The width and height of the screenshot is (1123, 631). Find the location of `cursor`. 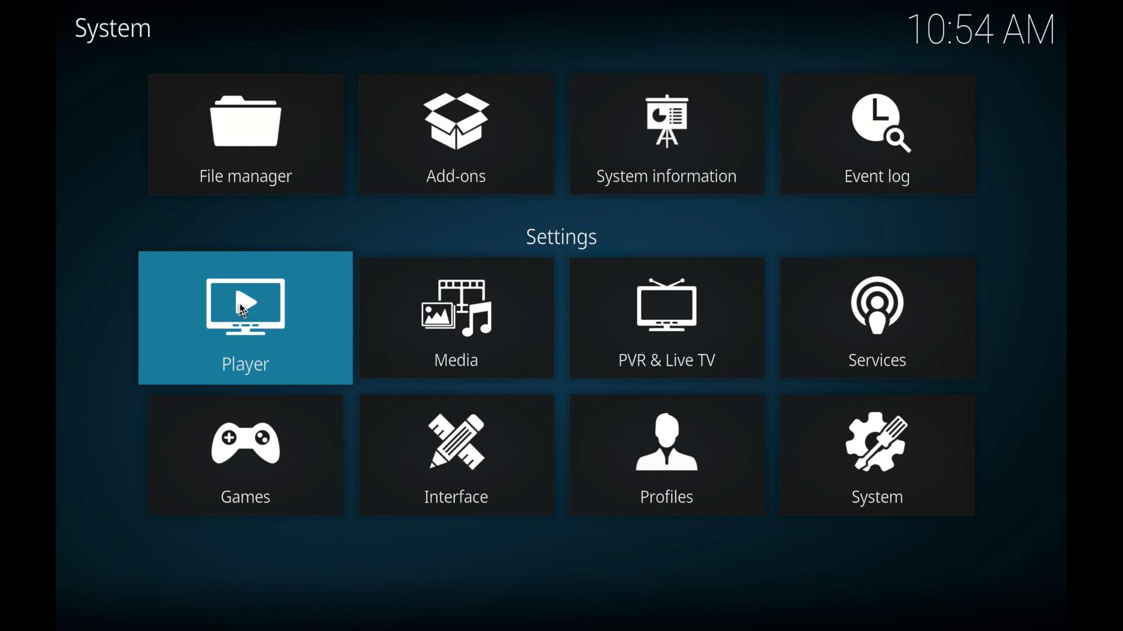

cursor is located at coordinates (245, 313).